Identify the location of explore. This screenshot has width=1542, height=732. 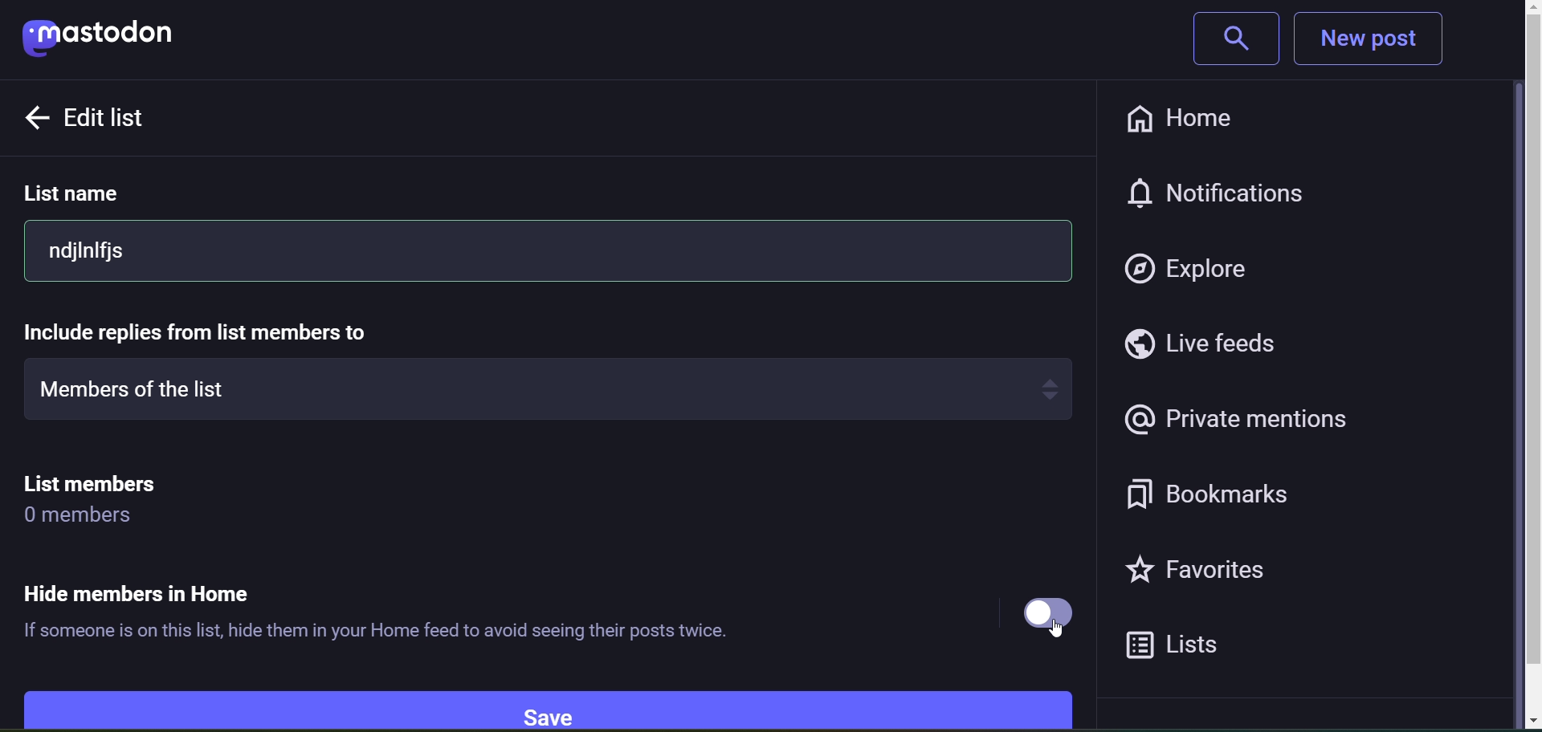
(1193, 268).